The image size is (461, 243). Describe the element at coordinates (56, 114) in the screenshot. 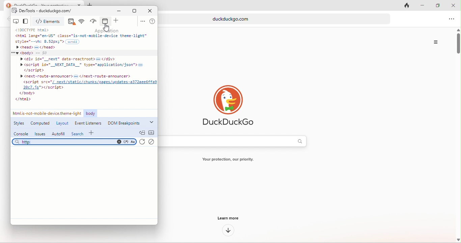

I see `link` at that location.